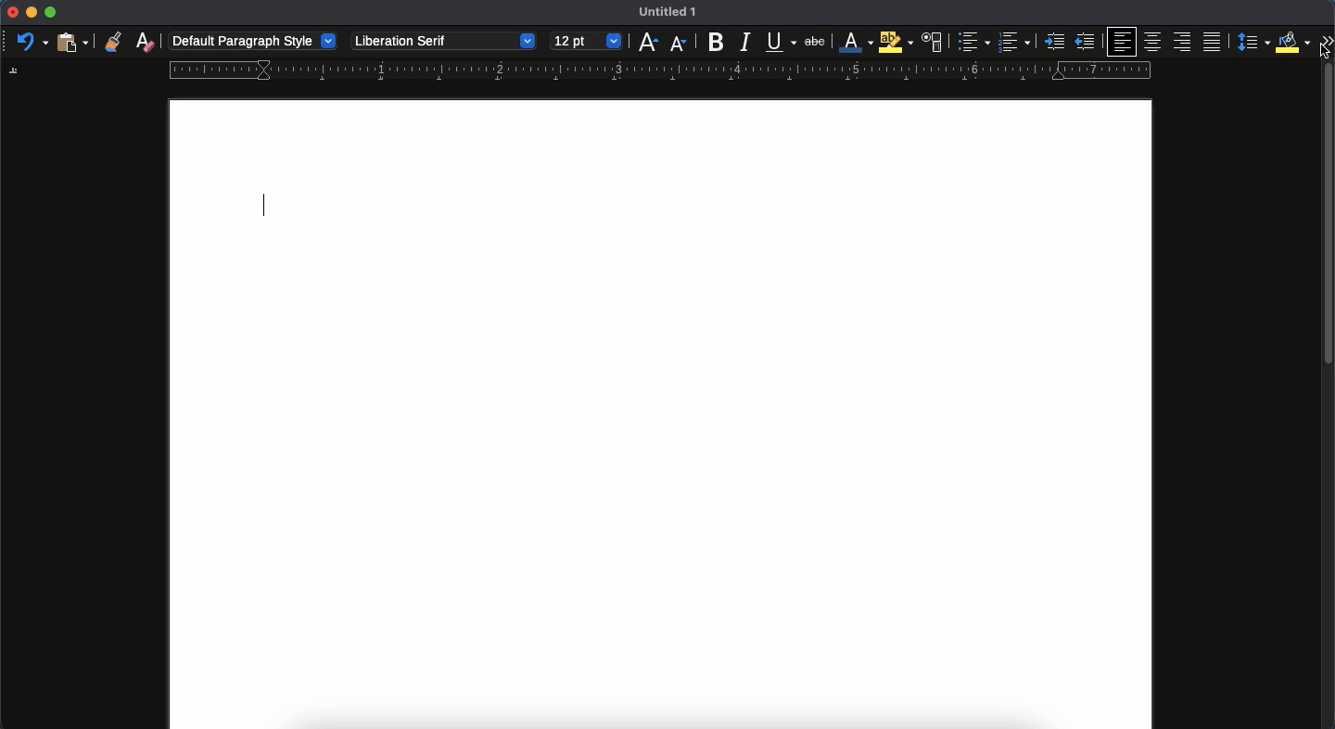 This screenshot has width=1335, height=729. Describe the element at coordinates (1013, 43) in the screenshot. I see `number bullet` at that location.